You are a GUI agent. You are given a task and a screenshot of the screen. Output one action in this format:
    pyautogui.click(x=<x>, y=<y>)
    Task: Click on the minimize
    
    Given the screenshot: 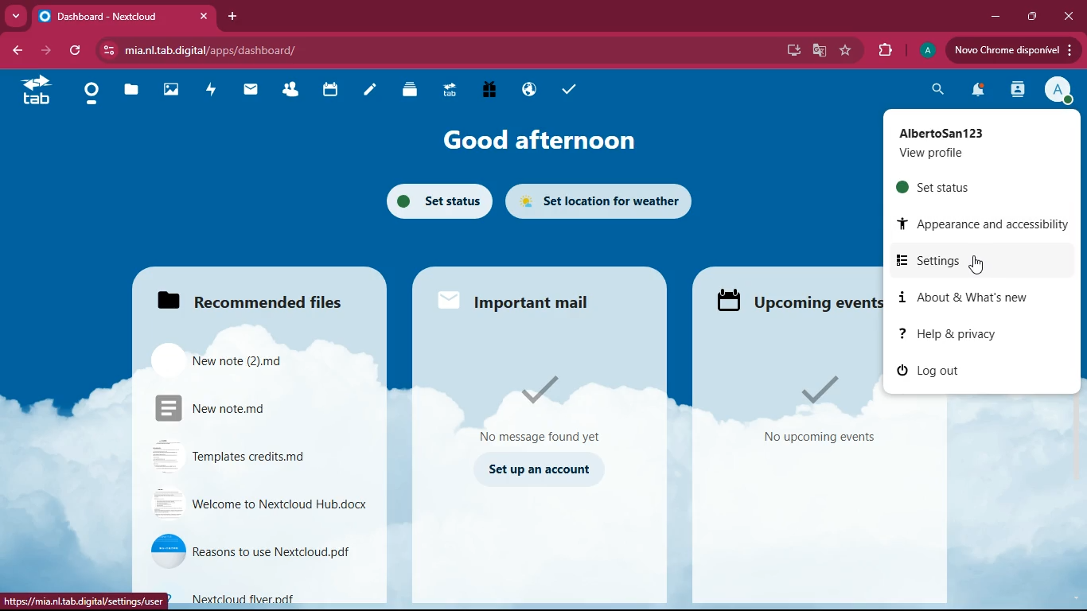 What is the action you would take?
    pyautogui.click(x=992, y=16)
    